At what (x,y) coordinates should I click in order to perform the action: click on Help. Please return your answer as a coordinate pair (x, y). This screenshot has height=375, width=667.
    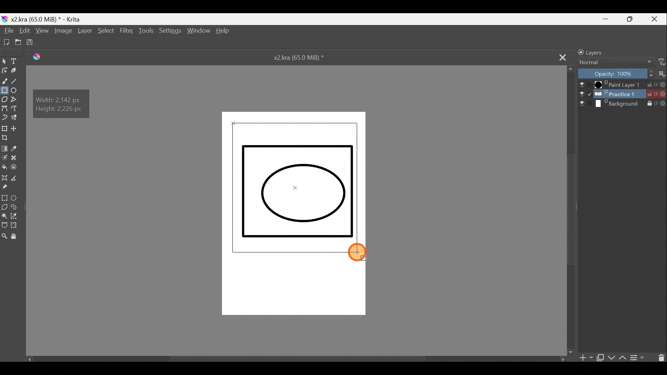
    Looking at the image, I should click on (226, 32).